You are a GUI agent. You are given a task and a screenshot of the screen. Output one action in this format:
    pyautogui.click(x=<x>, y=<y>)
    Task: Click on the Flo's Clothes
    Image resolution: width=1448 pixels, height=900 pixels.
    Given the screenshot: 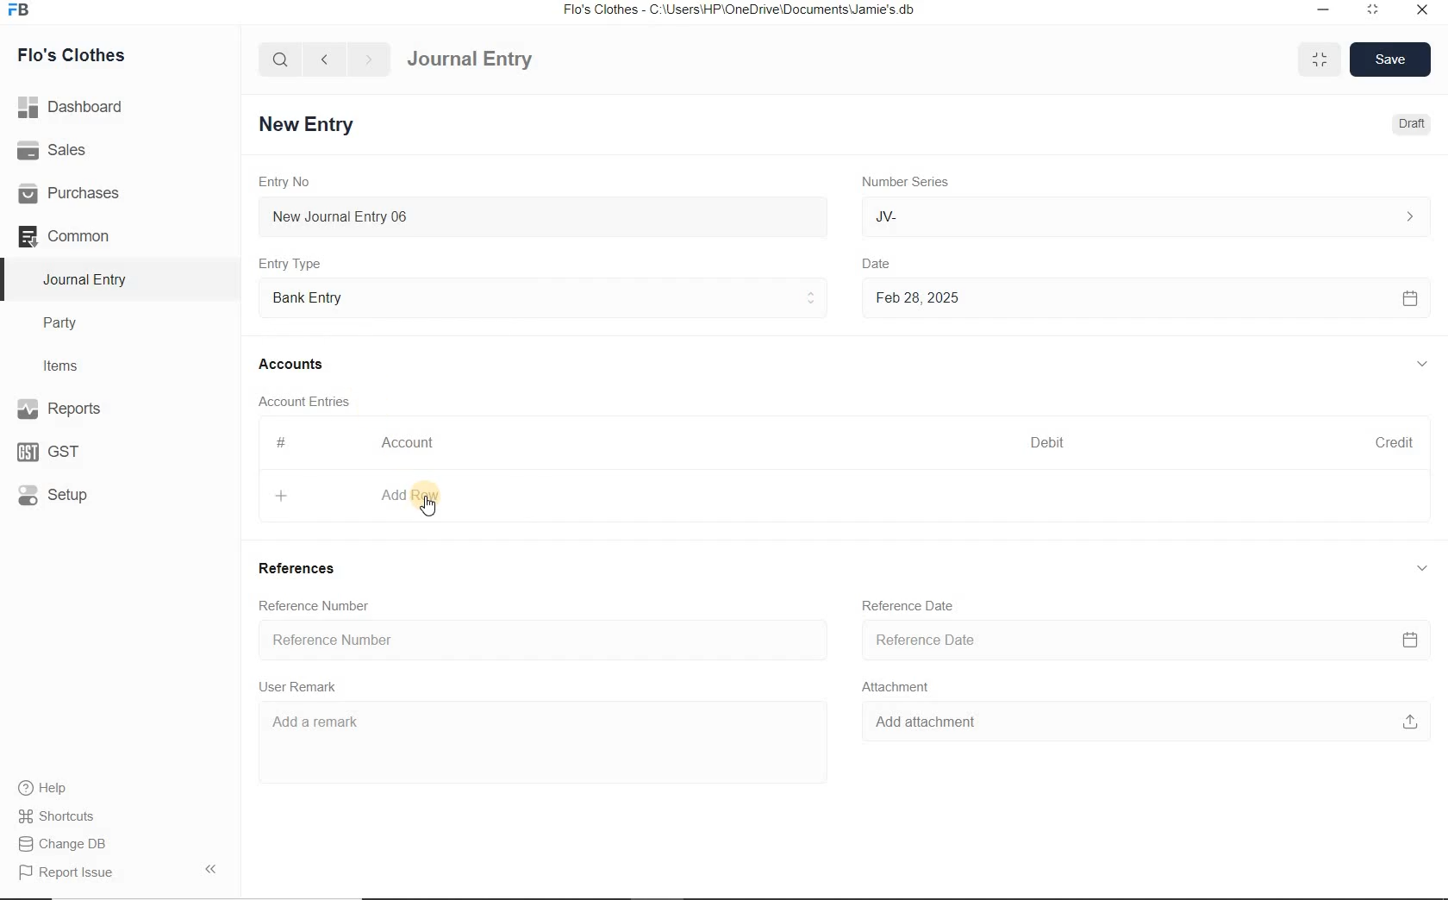 What is the action you would take?
    pyautogui.click(x=84, y=55)
    